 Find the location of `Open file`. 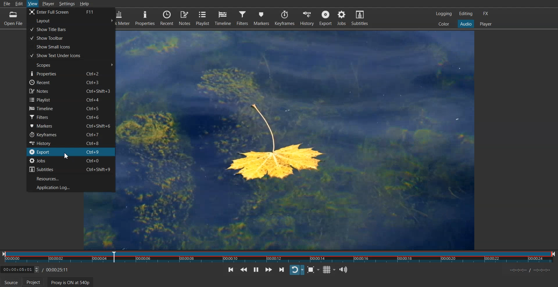

Open file is located at coordinates (14, 19).